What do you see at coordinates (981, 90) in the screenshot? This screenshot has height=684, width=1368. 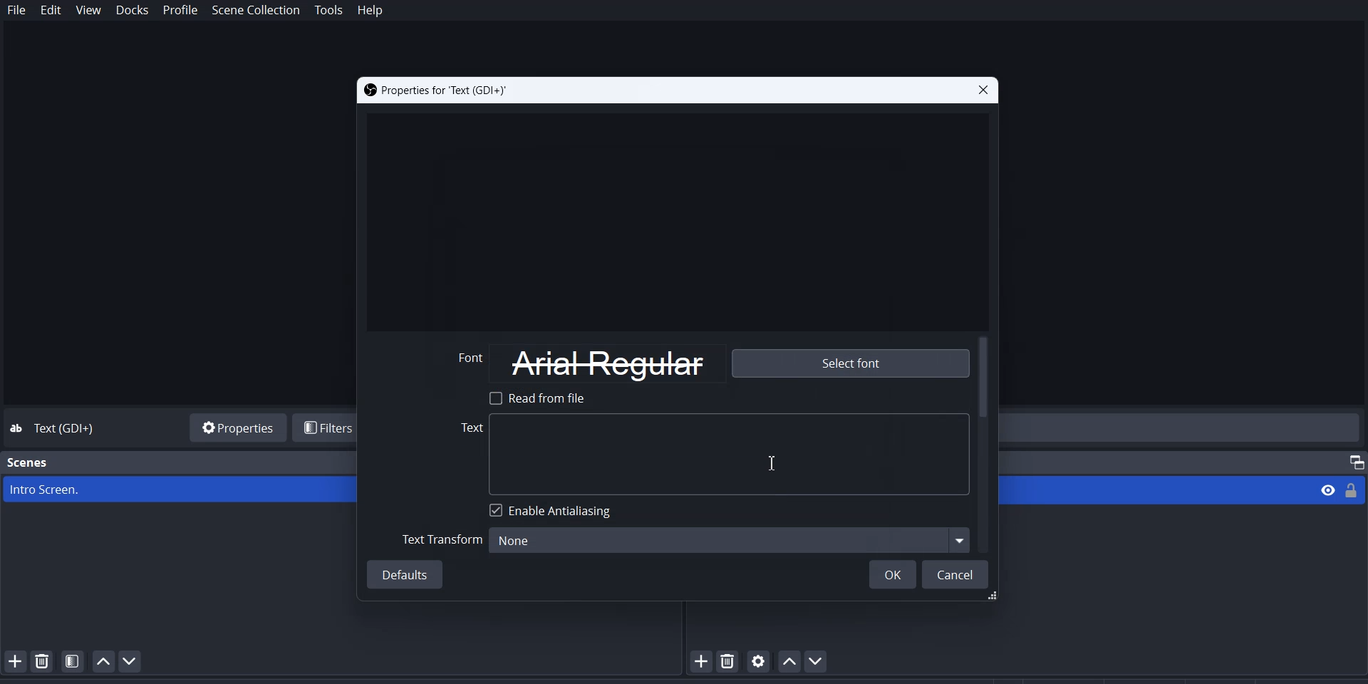 I see `Close` at bounding box center [981, 90].